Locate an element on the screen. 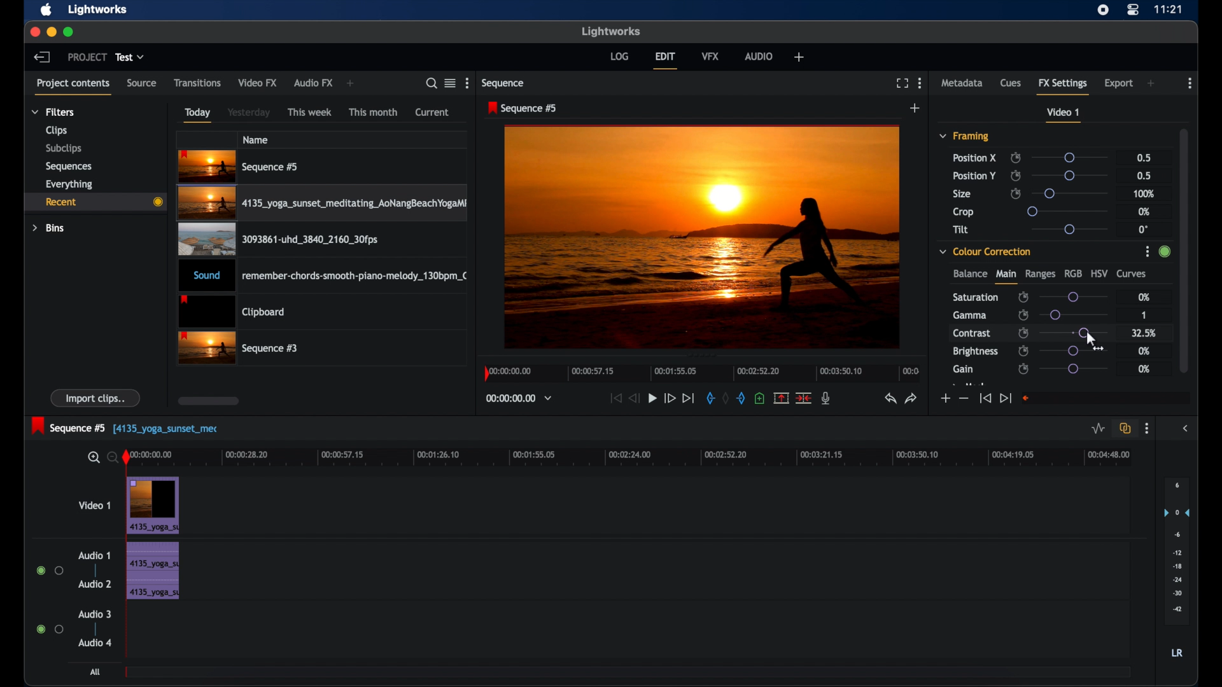 This screenshot has width=1222, height=687. 0 is located at coordinates (1143, 230).